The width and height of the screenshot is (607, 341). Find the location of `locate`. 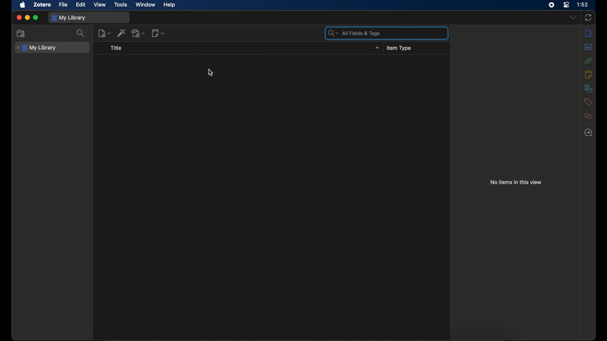

locate is located at coordinates (588, 133).